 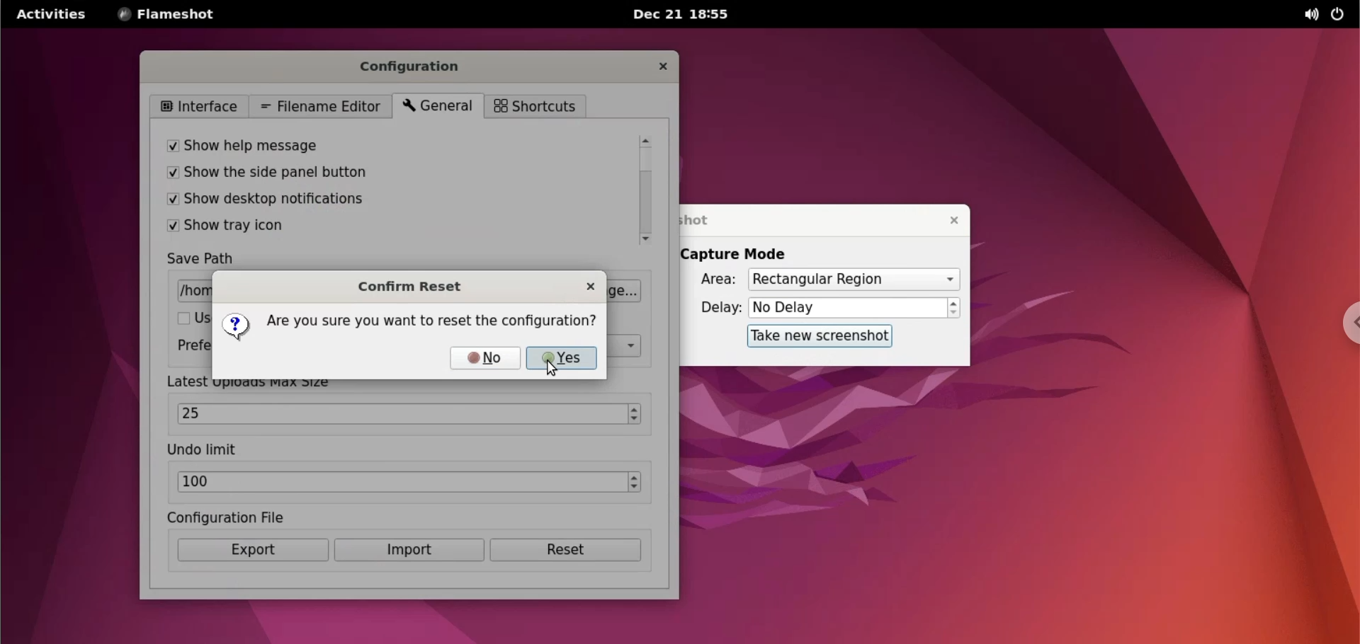 I want to click on Rectangular Region, so click(x=853, y=280).